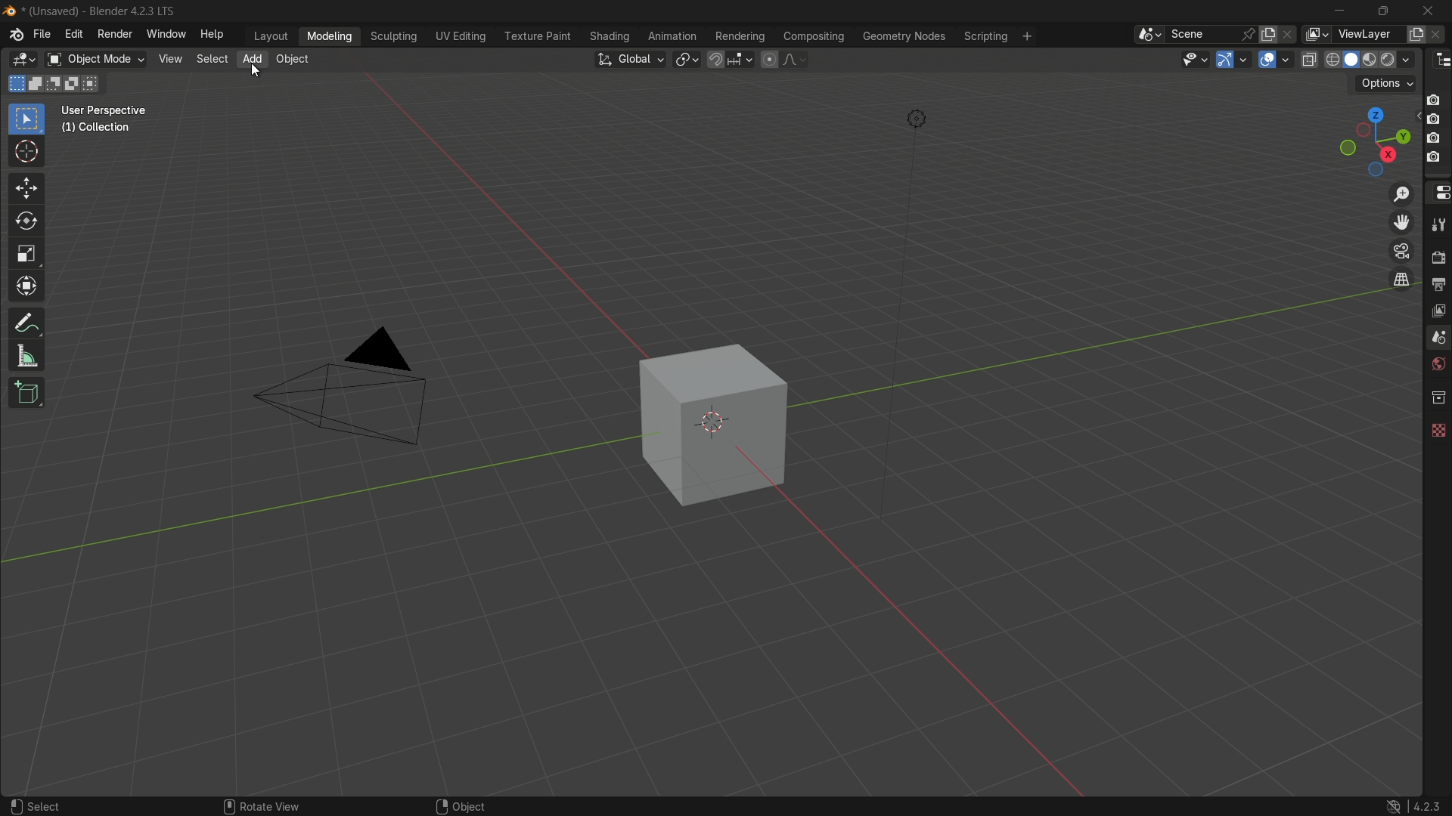 The height and width of the screenshot is (816, 1452). Describe the element at coordinates (1371, 57) in the screenshot. I see `material preview display` at that location.